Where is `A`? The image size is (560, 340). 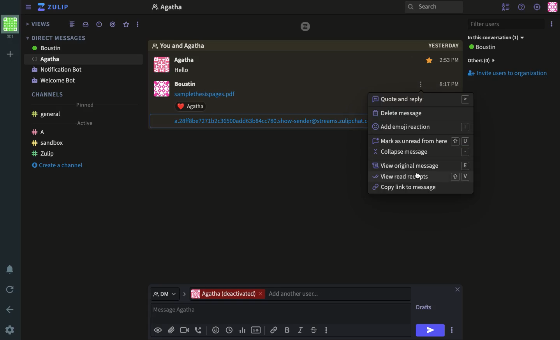 A is located at coordinates (40, 133).